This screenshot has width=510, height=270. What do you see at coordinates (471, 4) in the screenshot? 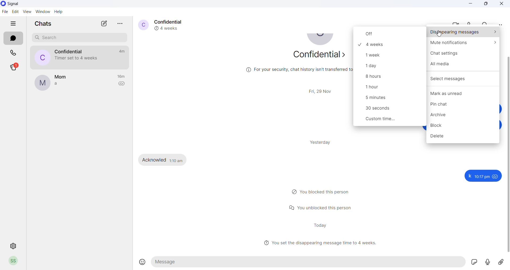
I see `minimize` at bounding box center [471, 4].